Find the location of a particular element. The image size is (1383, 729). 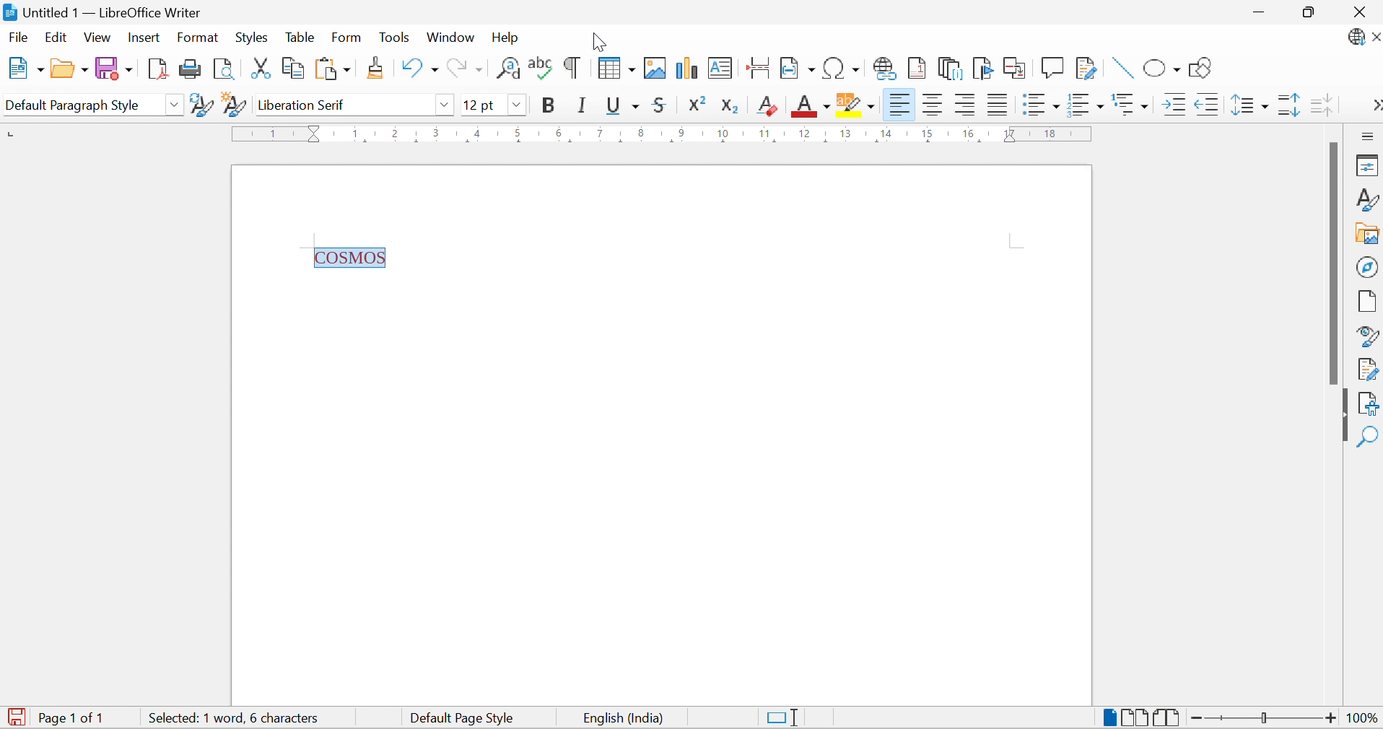

Insert Text Box is located at coordinates (720, 67).